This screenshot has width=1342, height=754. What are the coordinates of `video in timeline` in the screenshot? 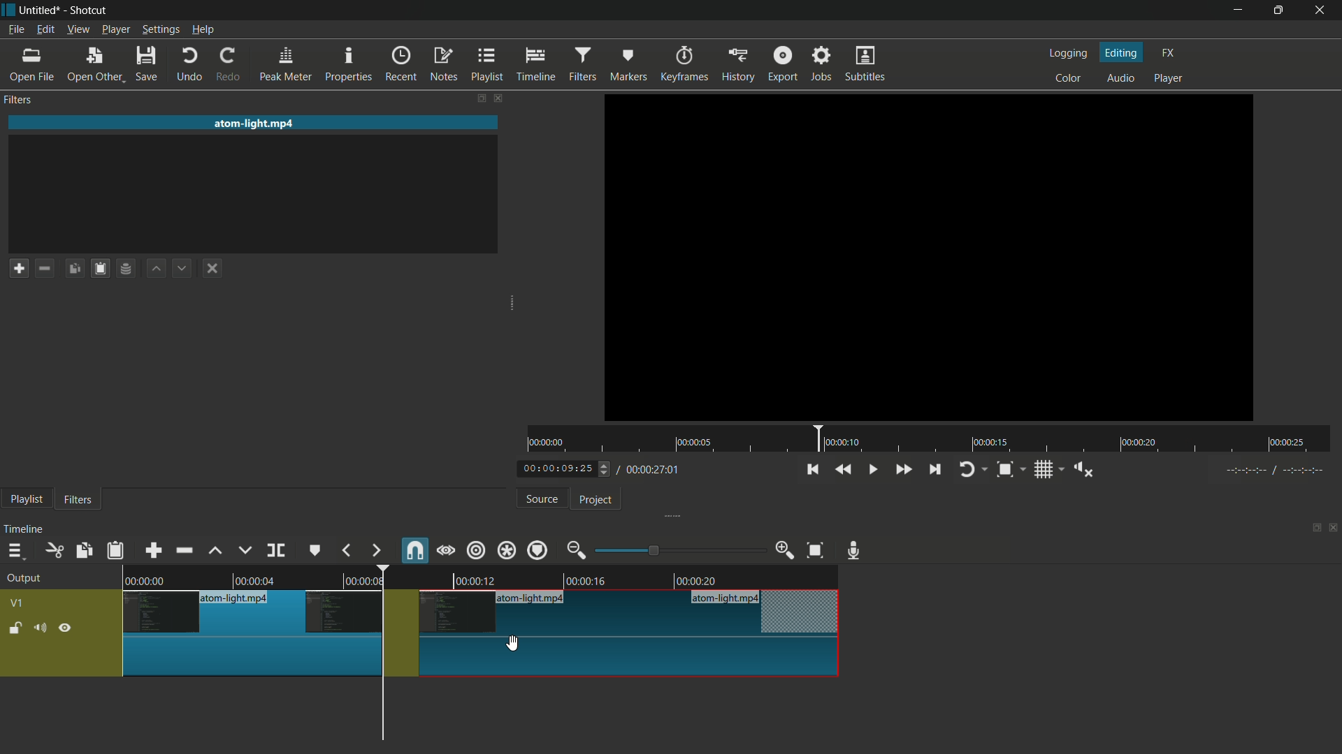 It's located at (479, 575).